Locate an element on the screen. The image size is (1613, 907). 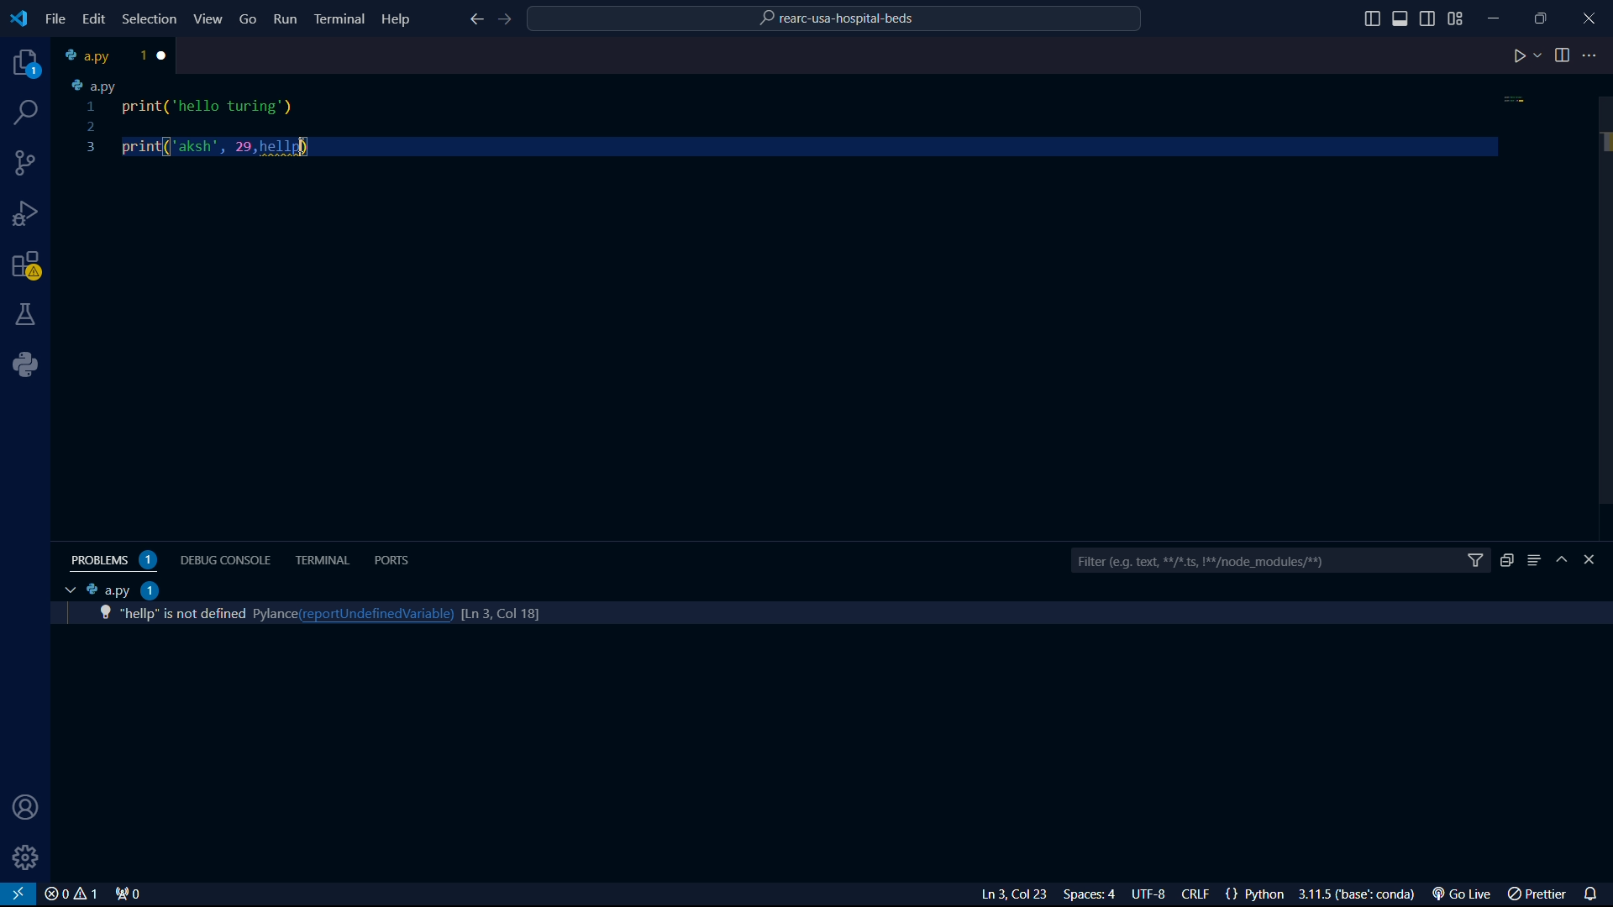
toggle sidebar is located at coordinates (1372, 19).